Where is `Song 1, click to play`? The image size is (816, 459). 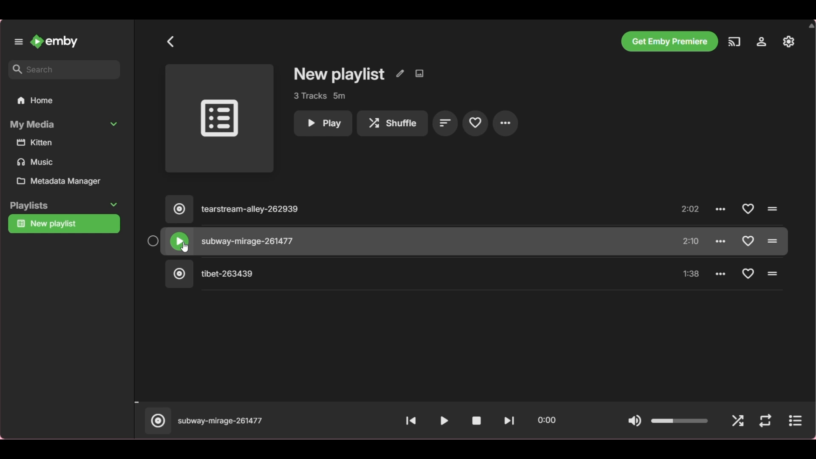
Song 1, click to play is located at coordinates (404, 210).